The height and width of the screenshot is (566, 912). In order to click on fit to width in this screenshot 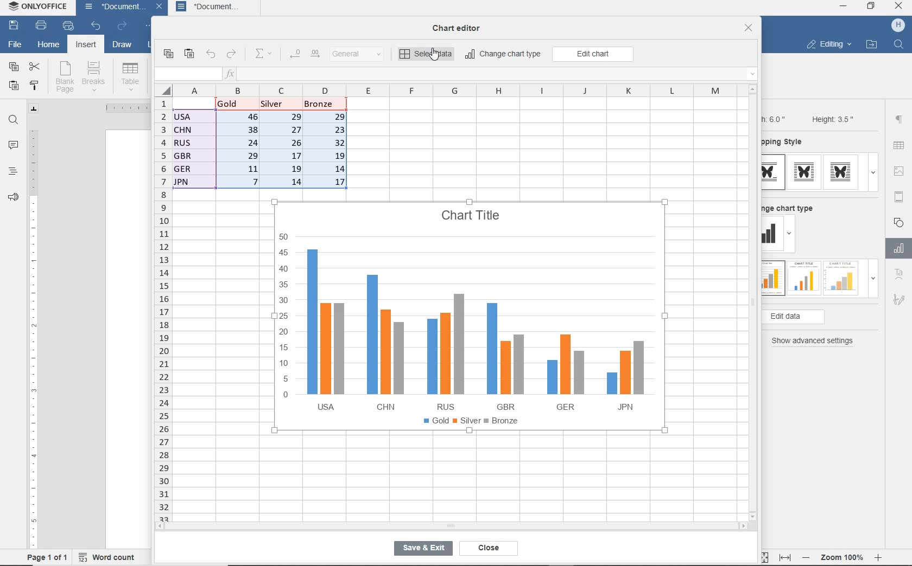, I will do `click(784, 557)`.